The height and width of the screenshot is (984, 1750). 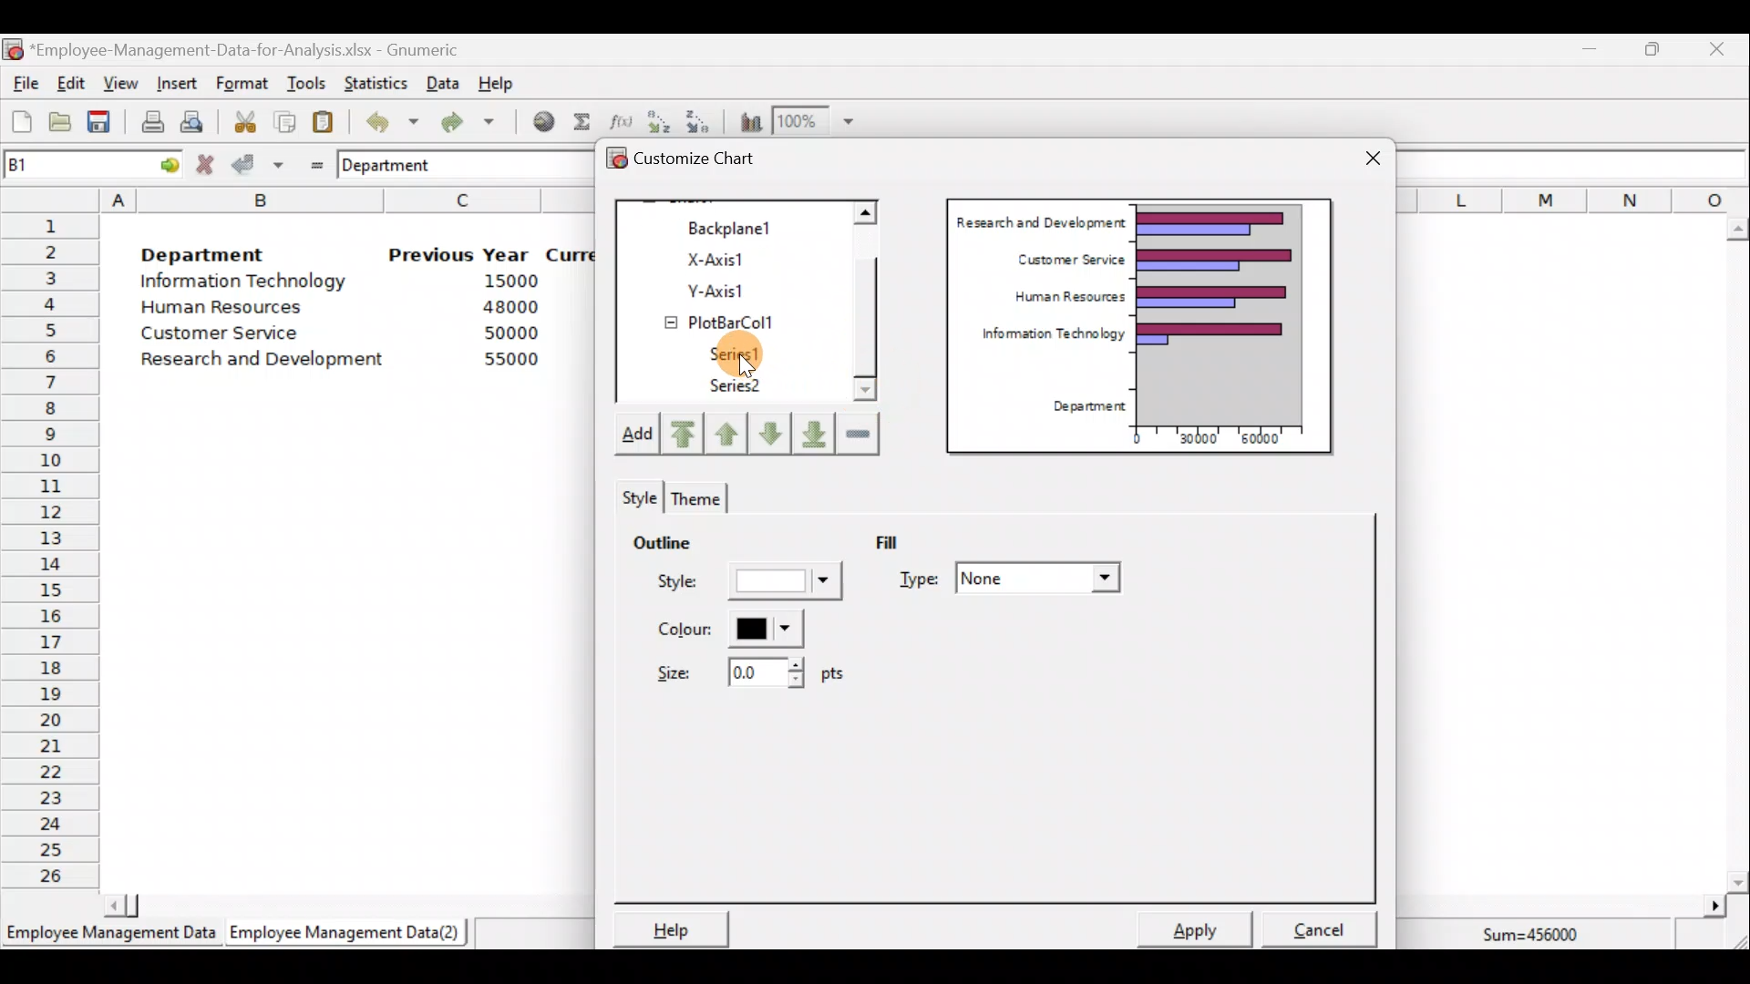 I want to click on Create a new workbook, so click(x=22, y=121).